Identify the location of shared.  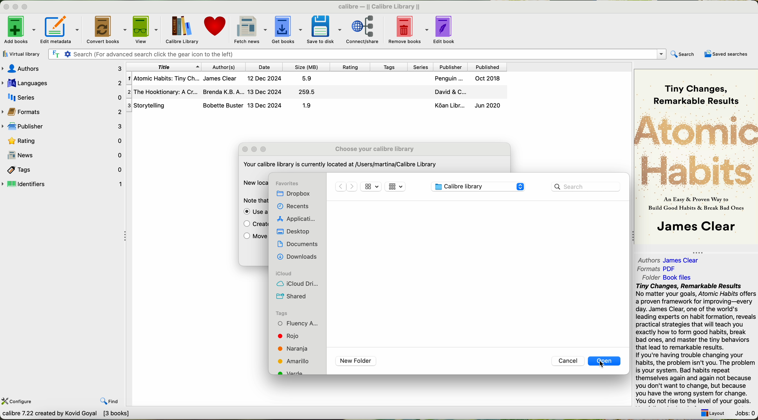
(299, 296).